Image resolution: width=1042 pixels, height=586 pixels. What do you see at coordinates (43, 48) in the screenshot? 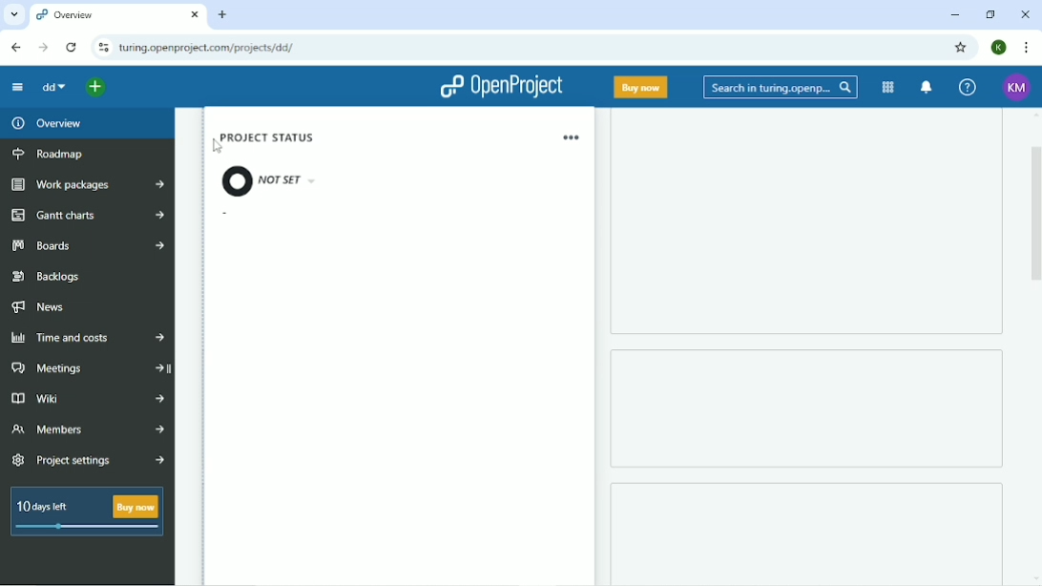
I see `Forward` at bounding box center [43, 48].